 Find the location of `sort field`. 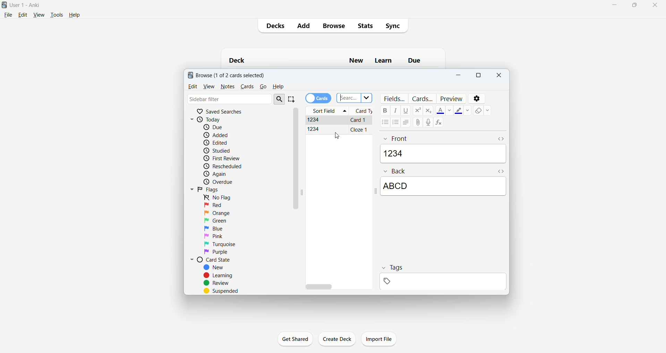

sort field is located at coordinates (326, 110).